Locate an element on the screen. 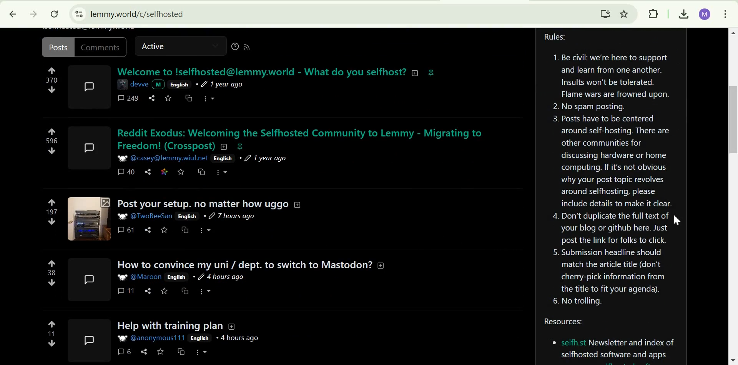  pinnned is located at coordinates (431, 73).